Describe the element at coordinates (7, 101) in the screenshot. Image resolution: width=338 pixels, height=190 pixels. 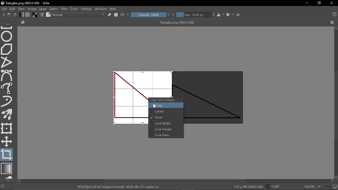
I see `Dynamic brush tool` at that location.